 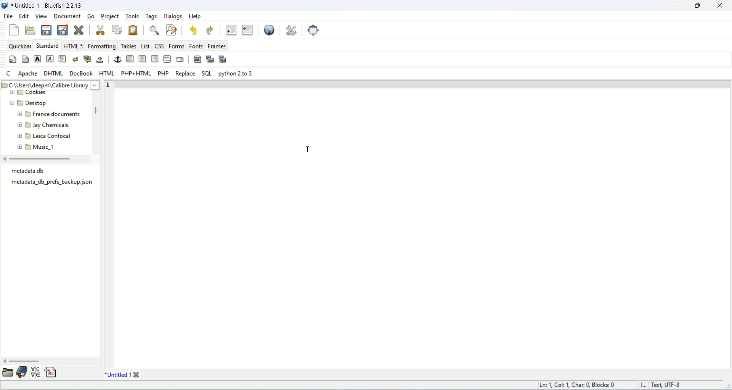 What do you see at coordinates (101, 60) in the screenshot?
I see `non breaking space` at bounding box center [101, 60].